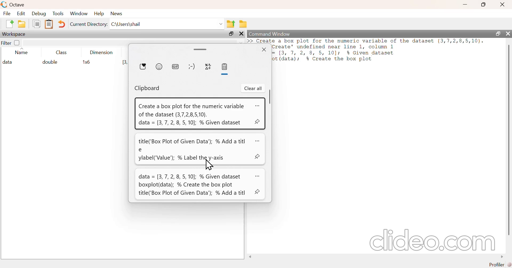 This screenshot has width=512, height=268. What do you see at coordinates (140, 66) in the screenshot?
I see `most recently used` at bounding box center [140, 66].